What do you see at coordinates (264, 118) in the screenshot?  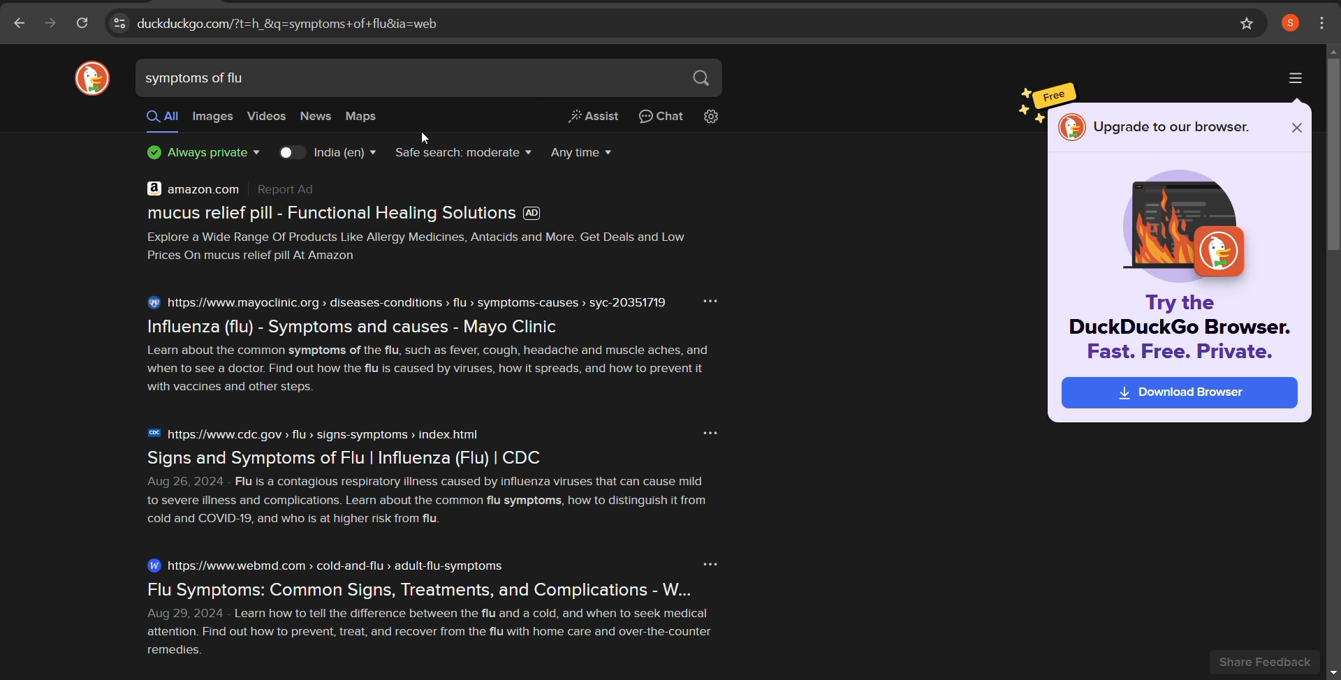 I see `videos` at bounding box center [264, 118].